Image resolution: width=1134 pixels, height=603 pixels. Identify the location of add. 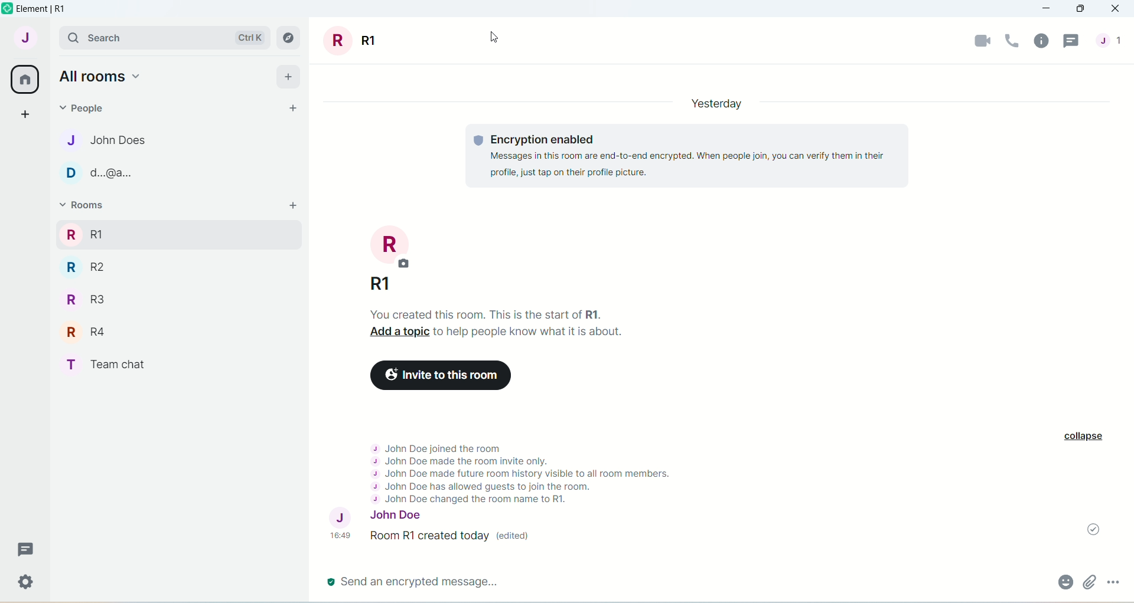
(289, 78).